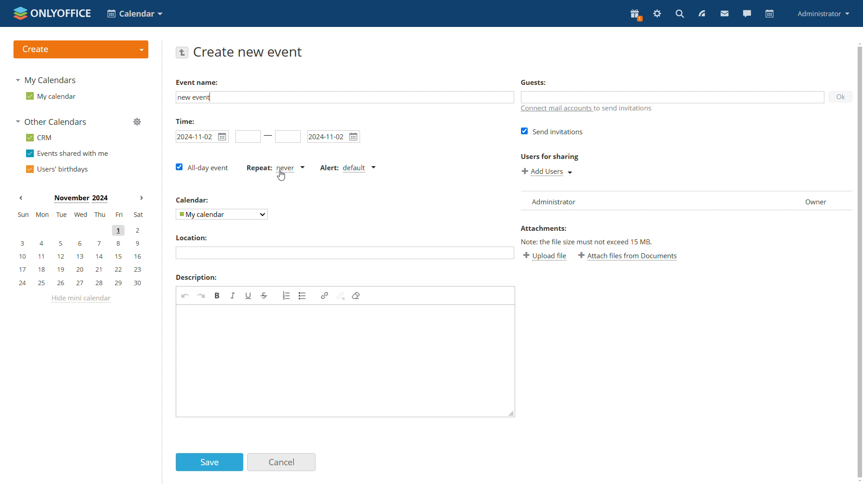  I want to click on administrator, so click(824, 13).